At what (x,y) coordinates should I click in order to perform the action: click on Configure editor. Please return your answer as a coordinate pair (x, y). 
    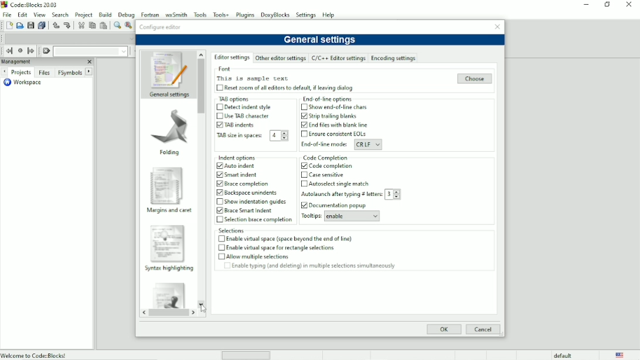
    Looking at the image, I should click on (161, 26).